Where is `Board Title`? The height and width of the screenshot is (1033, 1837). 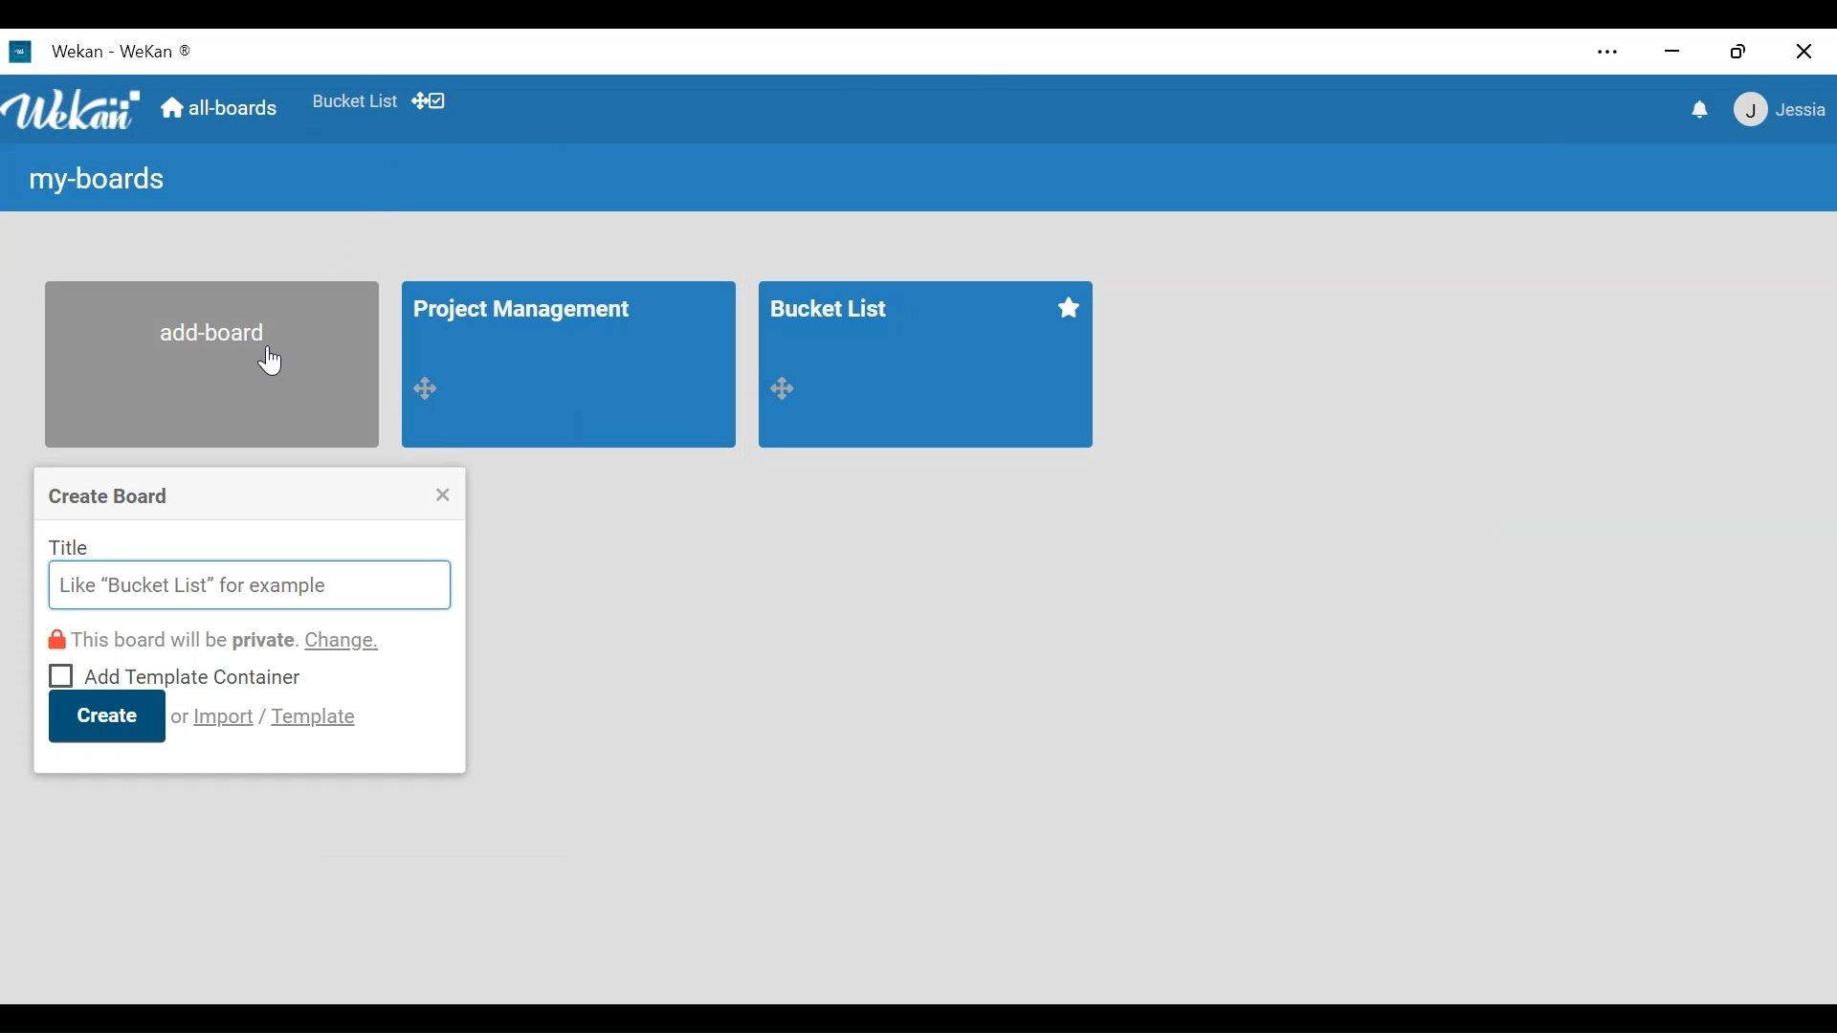
Board Title is located at coordinates (834, 306).